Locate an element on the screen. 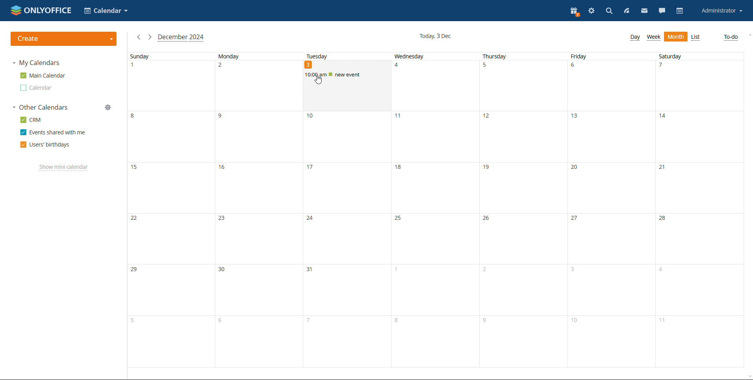  4 is located at coordinates (434, 85).